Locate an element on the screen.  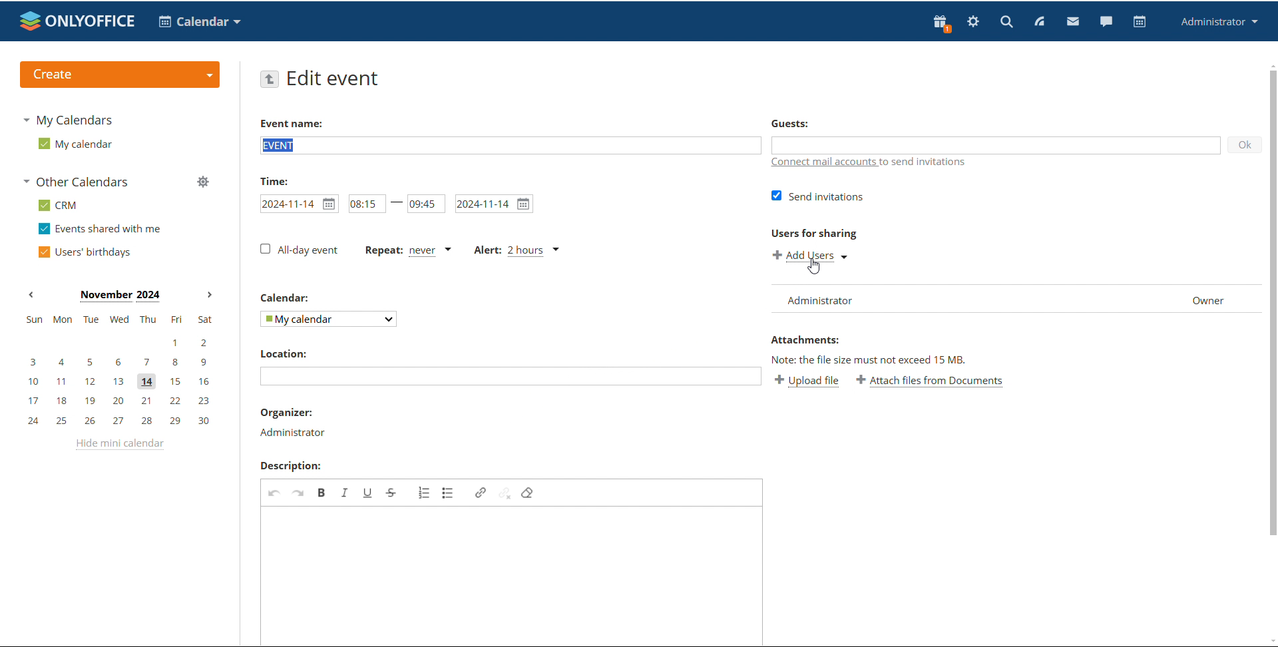
mon, tue, wed, thu, fri, sat, sun is located at coordinates (119, 318).